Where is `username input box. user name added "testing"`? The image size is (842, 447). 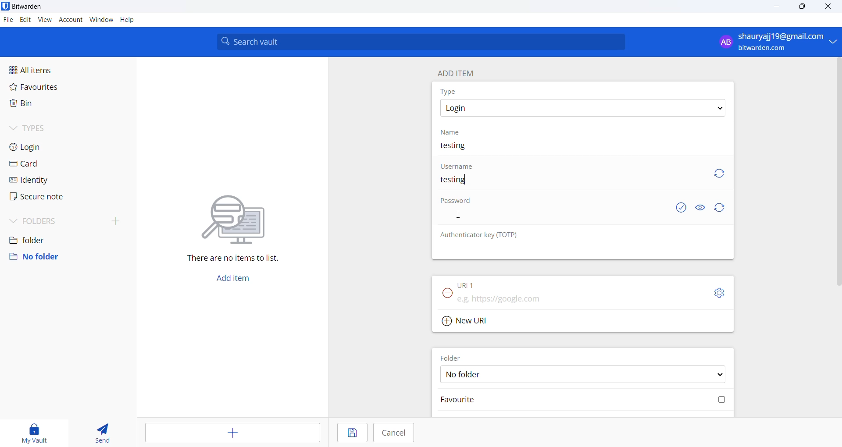
username input box. user name added "testing" is located at coordinates (565, 181).